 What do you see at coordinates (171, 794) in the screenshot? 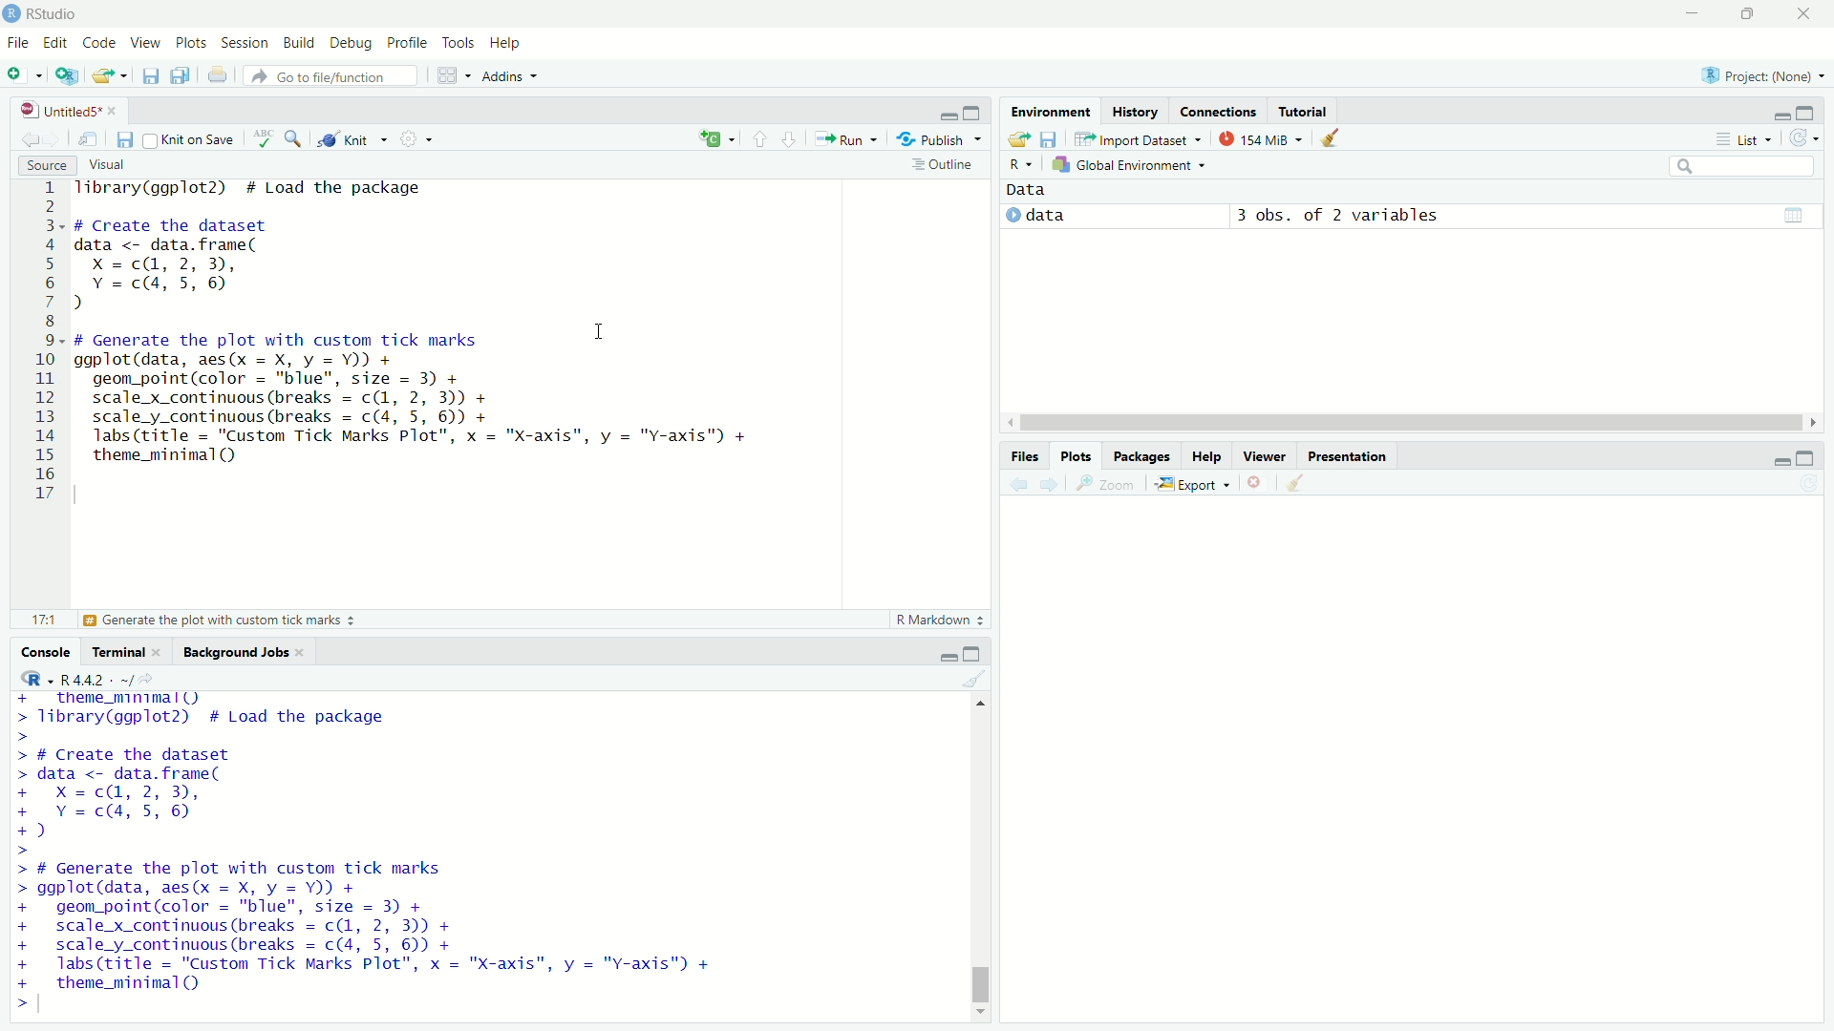
I see `code to create the dataset` at bounding box center [171, 794].